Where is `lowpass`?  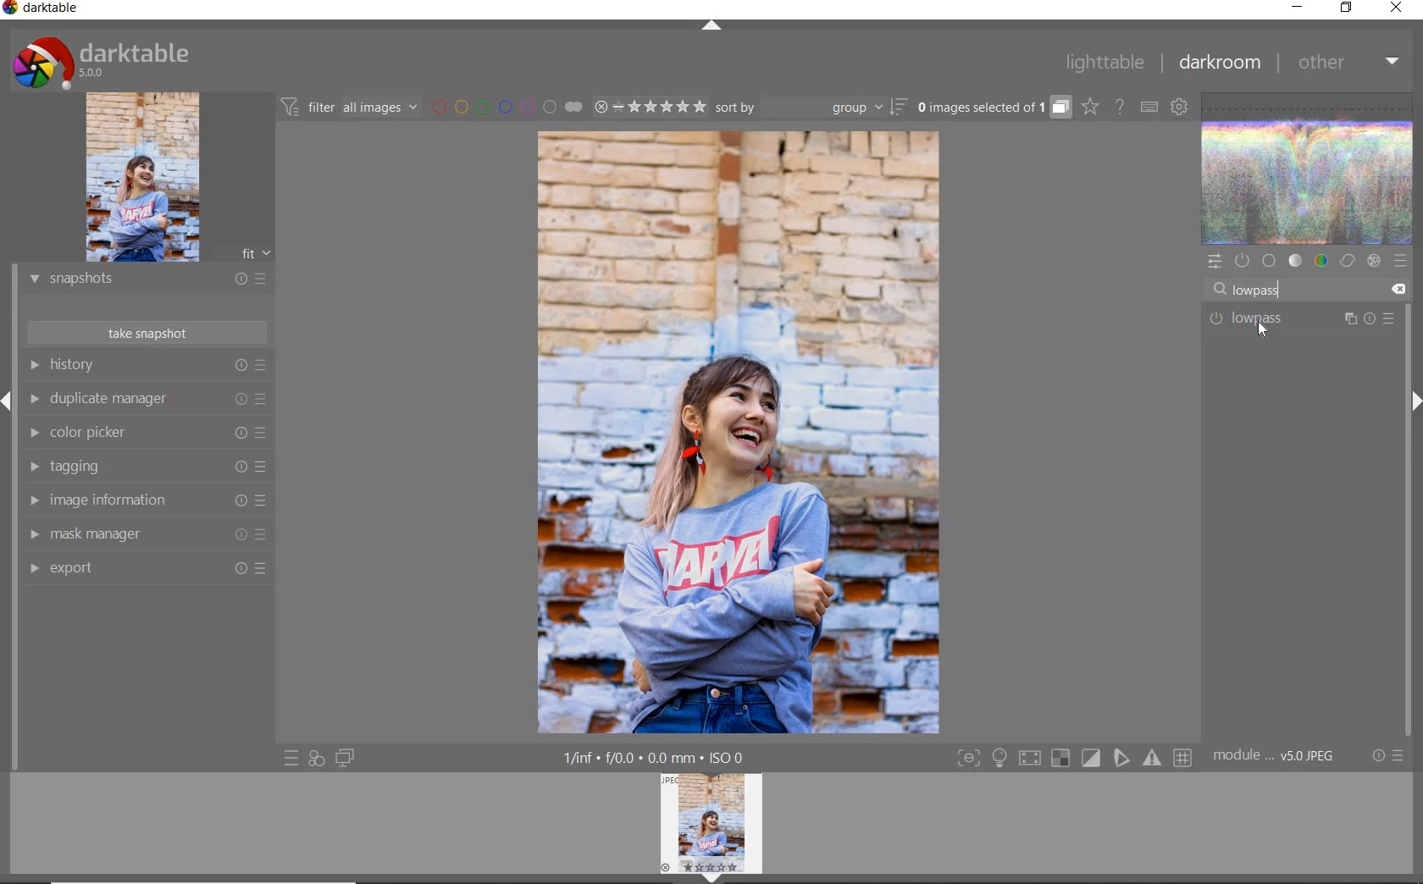 lowpass is located at coordinates (1300, 318).